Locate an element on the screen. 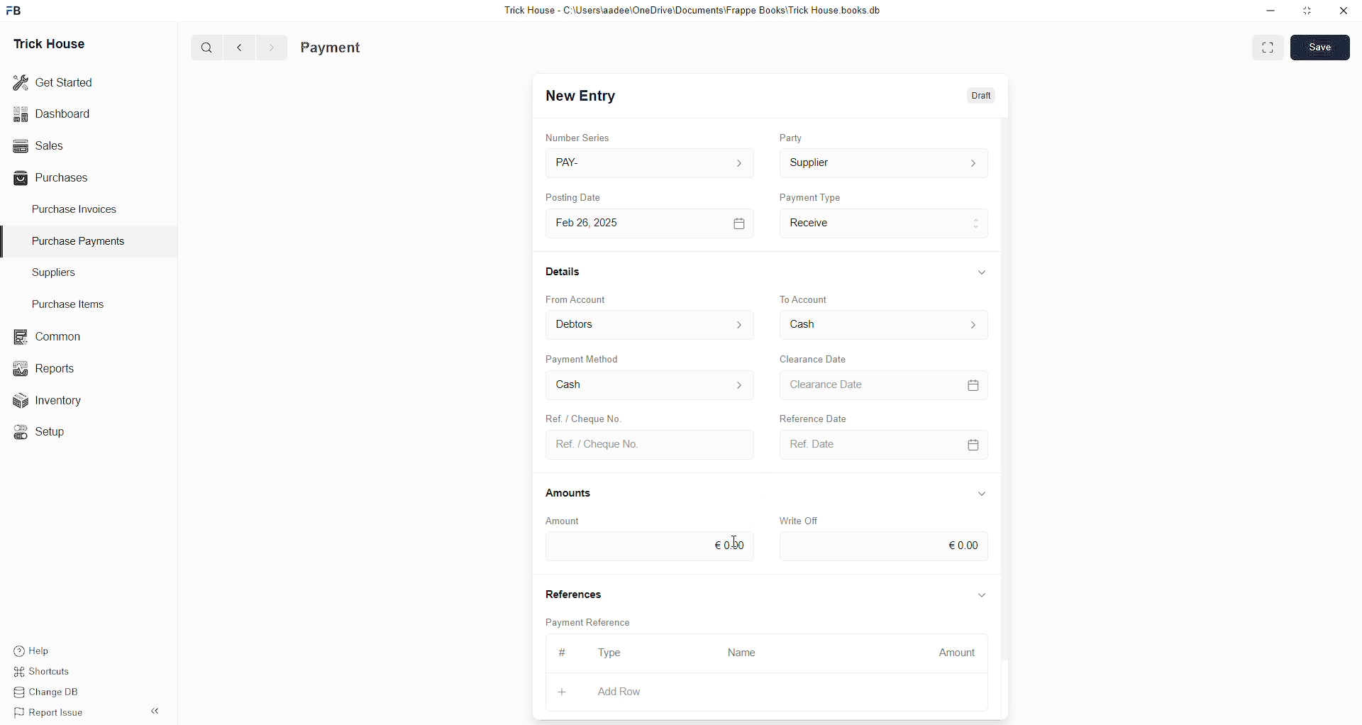  # is located at coordinates (565, 652).